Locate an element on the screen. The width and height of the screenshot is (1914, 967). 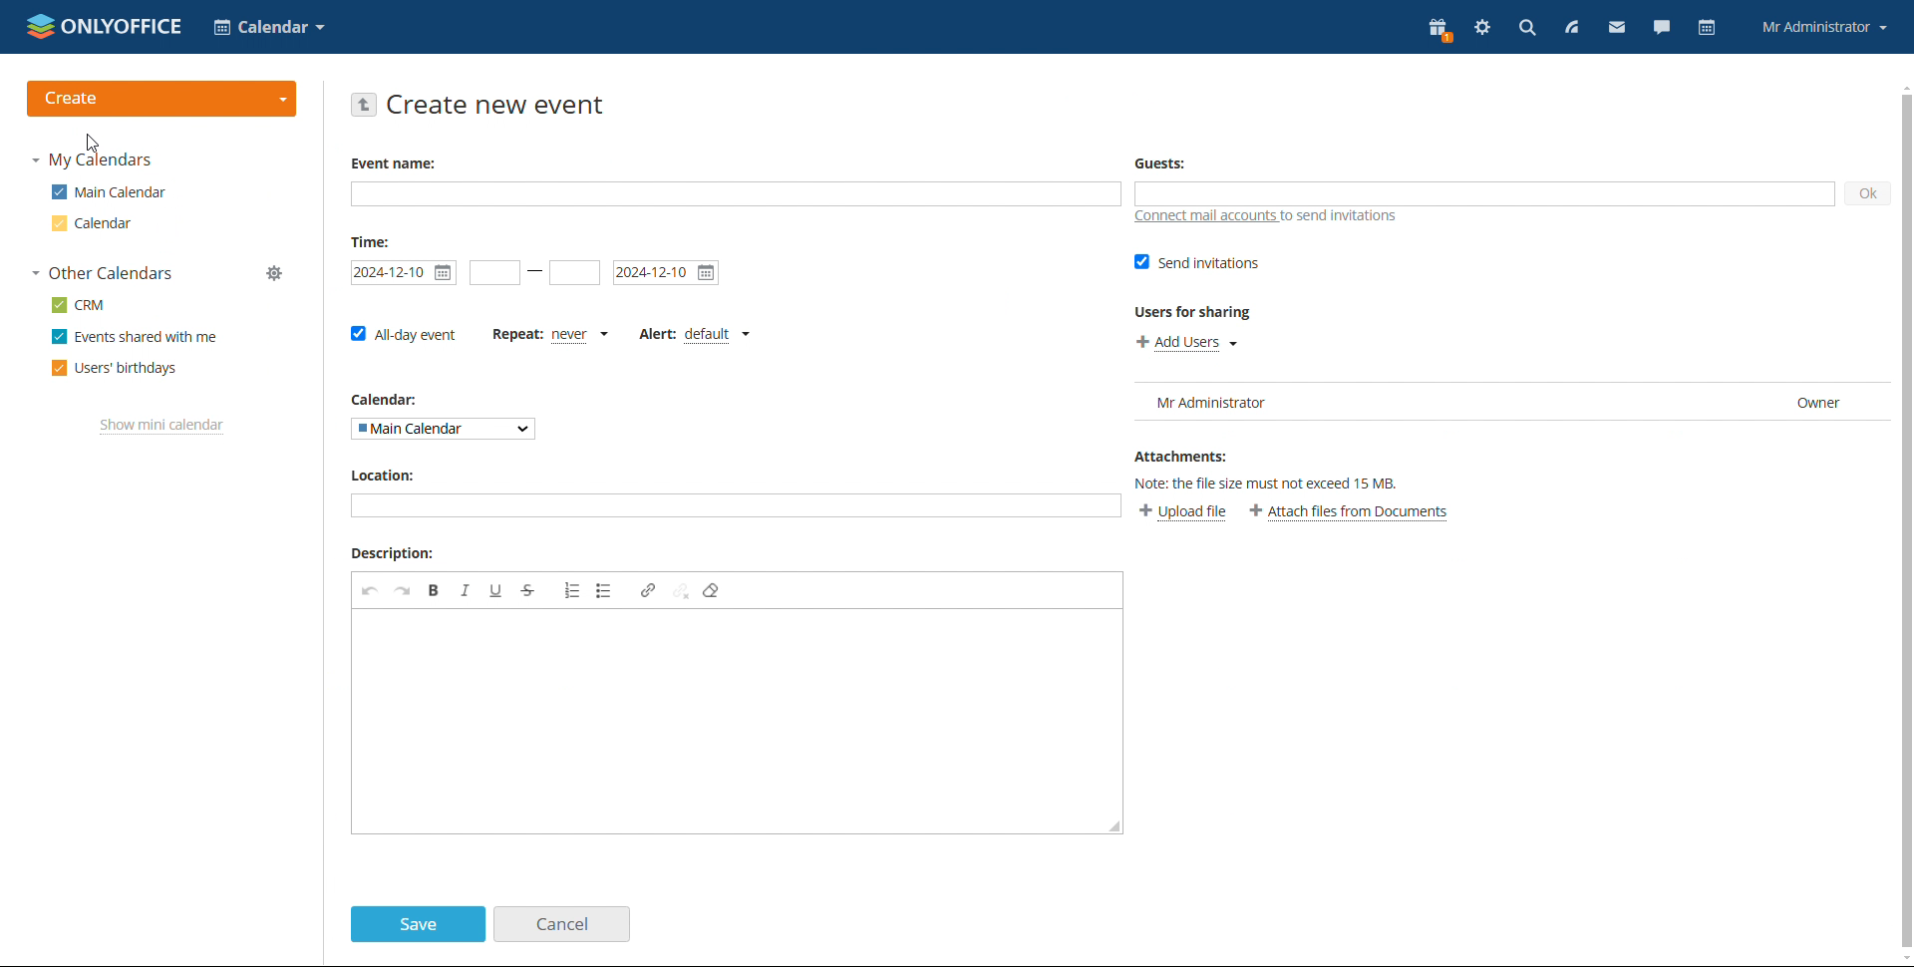
create is located at coordinates (166, 97).